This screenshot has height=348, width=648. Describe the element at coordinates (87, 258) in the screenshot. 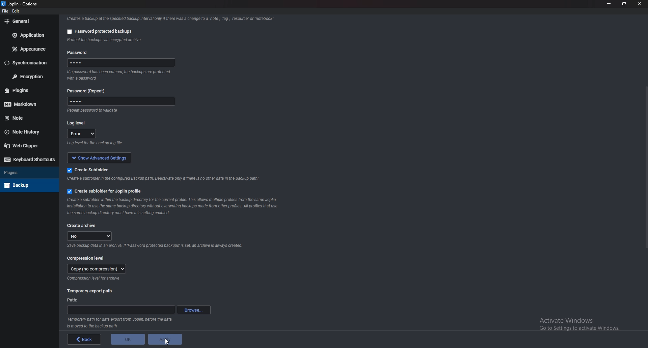

I see `Compression level` at that location.